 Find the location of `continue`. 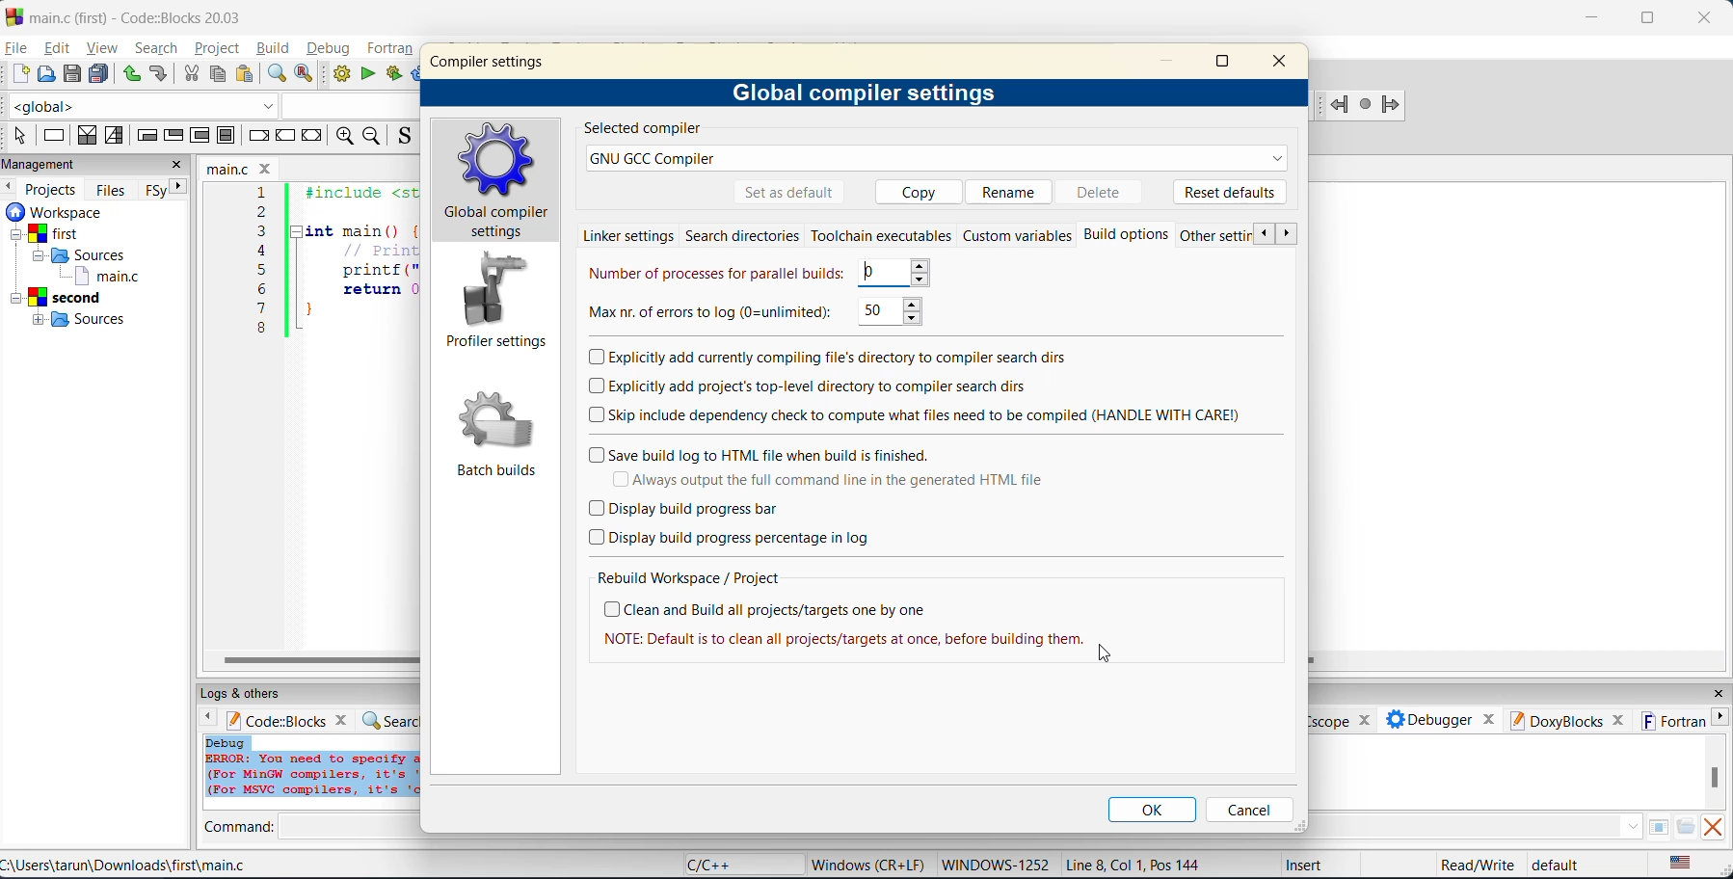

continue is located at coordinates (286, 134).